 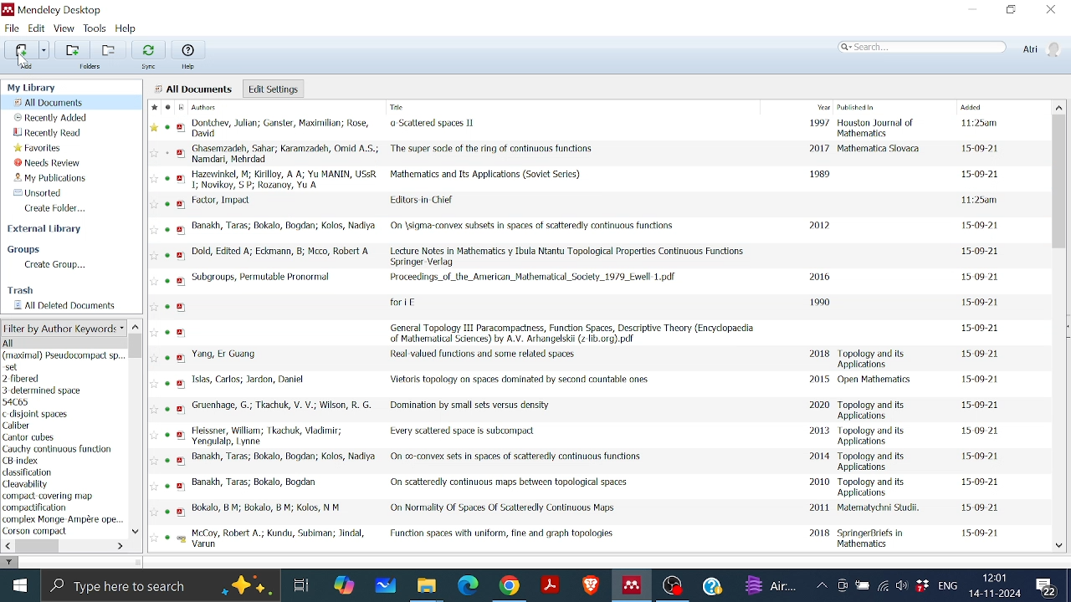 I want to click on Internet access, so click(x=884, y=584).